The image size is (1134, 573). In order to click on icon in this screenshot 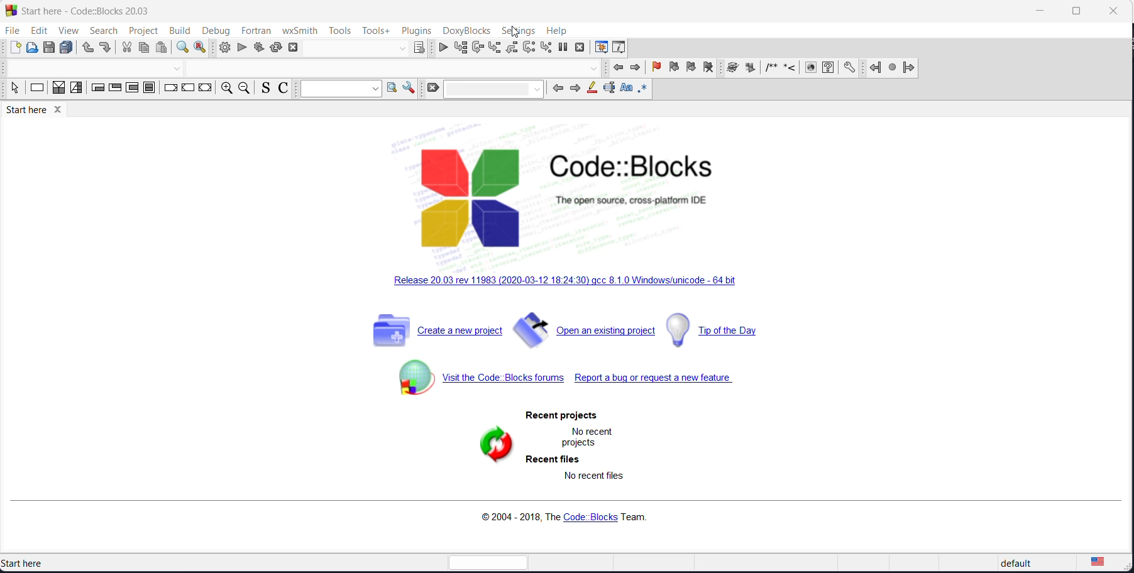, I will do `click(771, 70)`.